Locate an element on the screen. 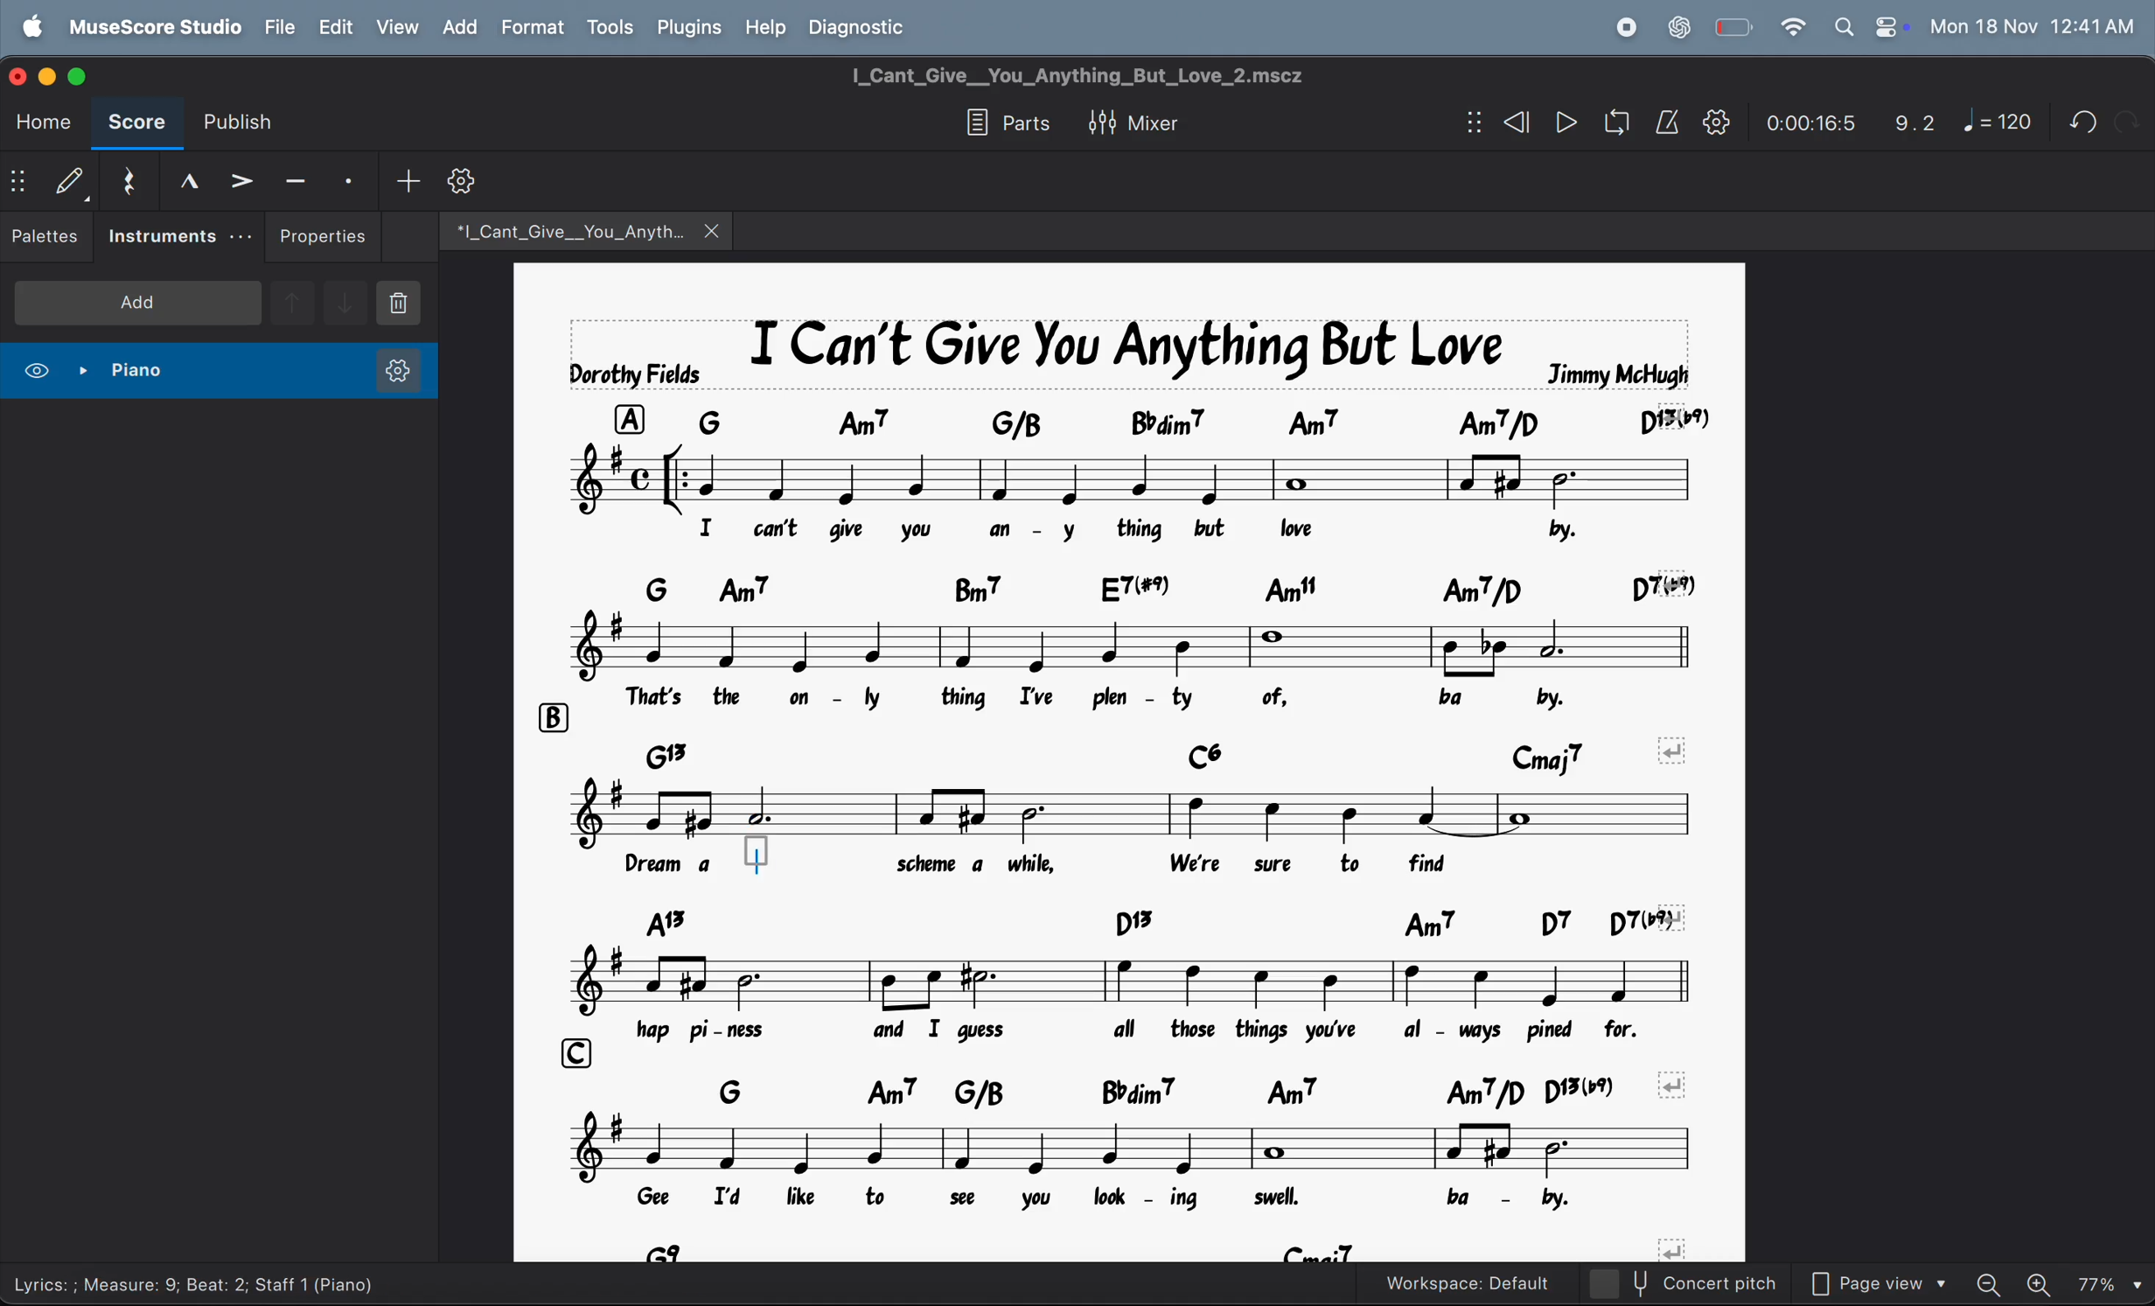 The width and height of the screenshot is (2155, 1306). notes is located at coordinates (1128, 814).